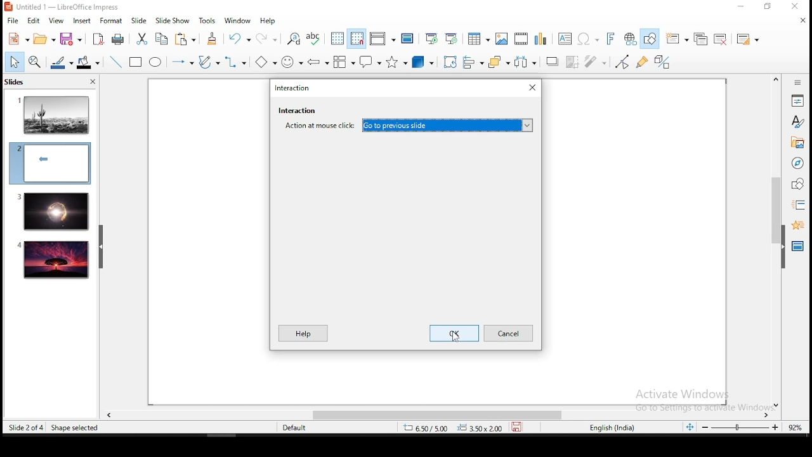 This screenshot has width=812, height=457. I want to click on file, so click(13, 21).